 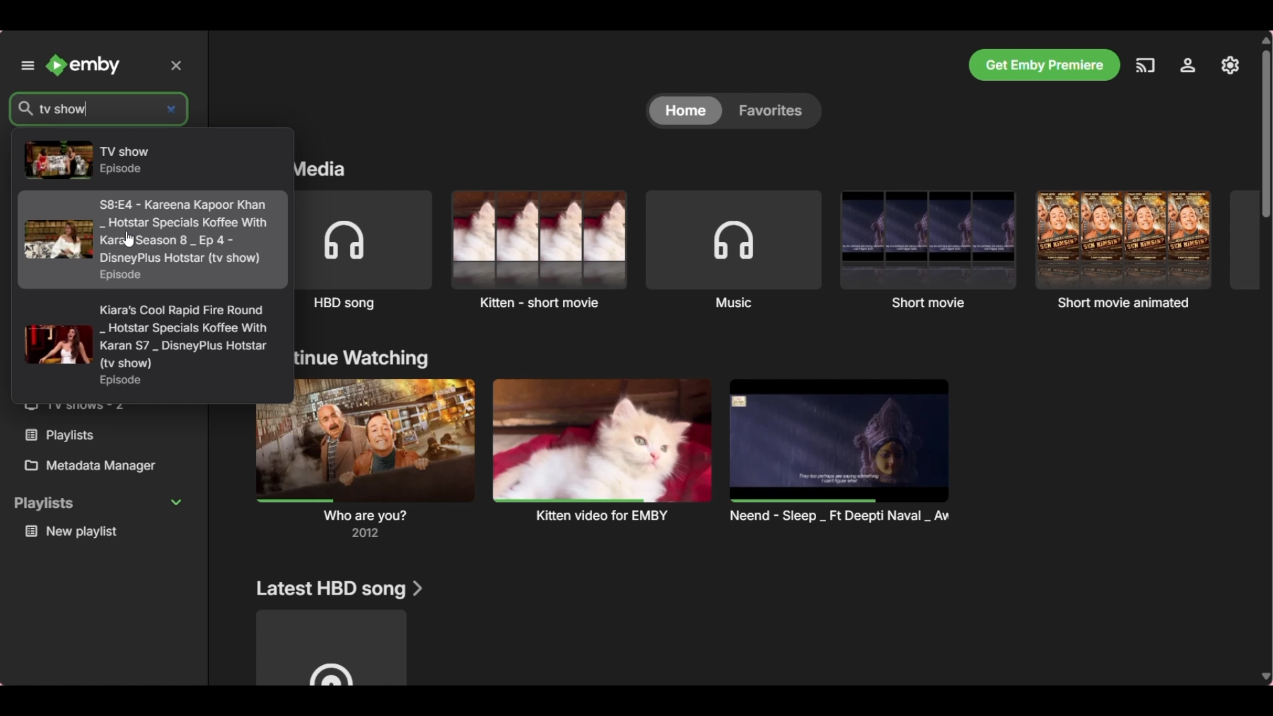 I want to click on Section title, so click(x=364, y=359).